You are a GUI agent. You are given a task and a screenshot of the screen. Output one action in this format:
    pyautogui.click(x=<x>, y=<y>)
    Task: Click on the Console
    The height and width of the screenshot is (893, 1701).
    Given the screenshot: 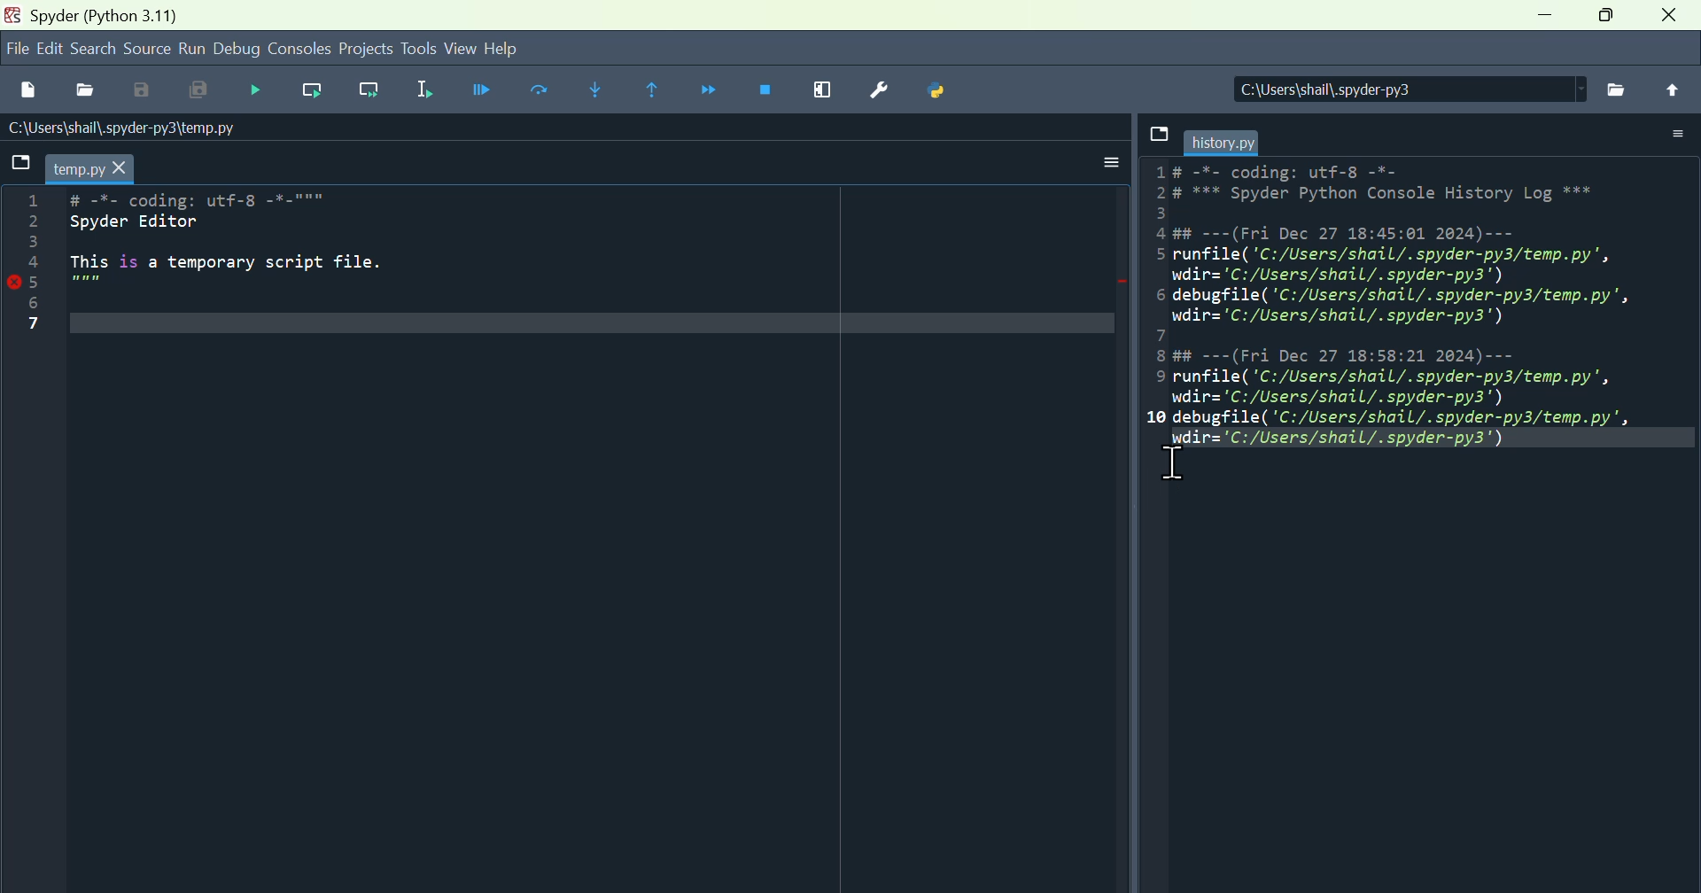 What is the action you would take?
    pyautogui.click(x=296, y=48)
    